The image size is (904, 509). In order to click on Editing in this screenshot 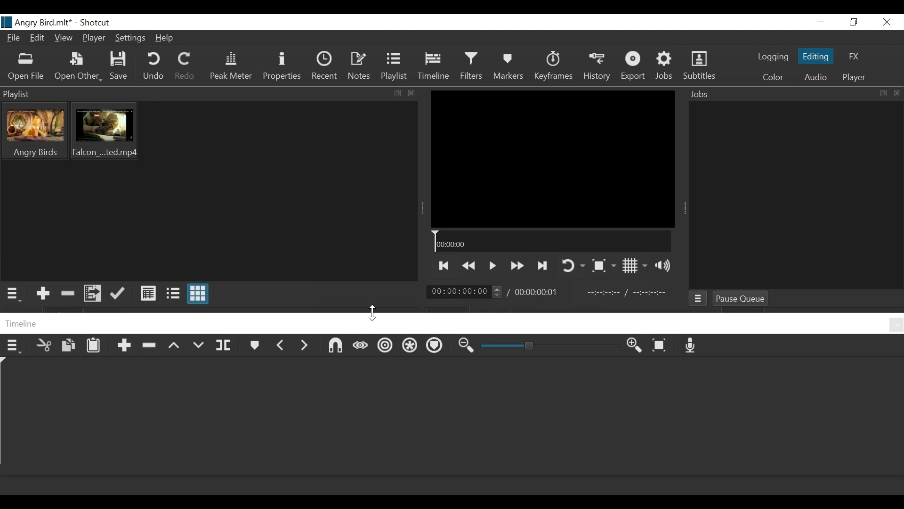, I will do `click(815, 55)`.